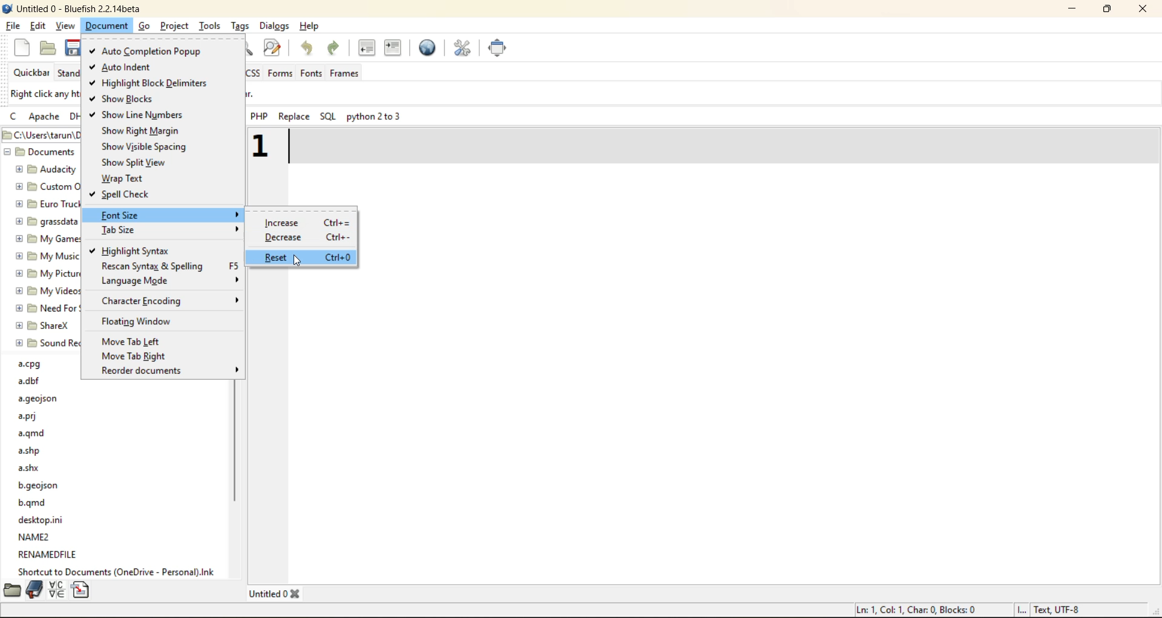 The width and height of the screenshot is (1162, 618). Describe the element at coordinates (396, 48) in the screenshot. I see `indent` at that location.